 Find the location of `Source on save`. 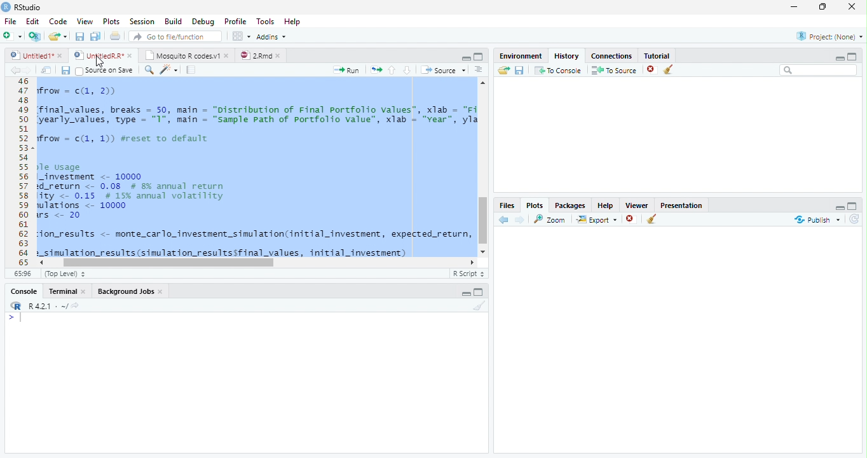

Source on save is located at coordinates (106, 71).